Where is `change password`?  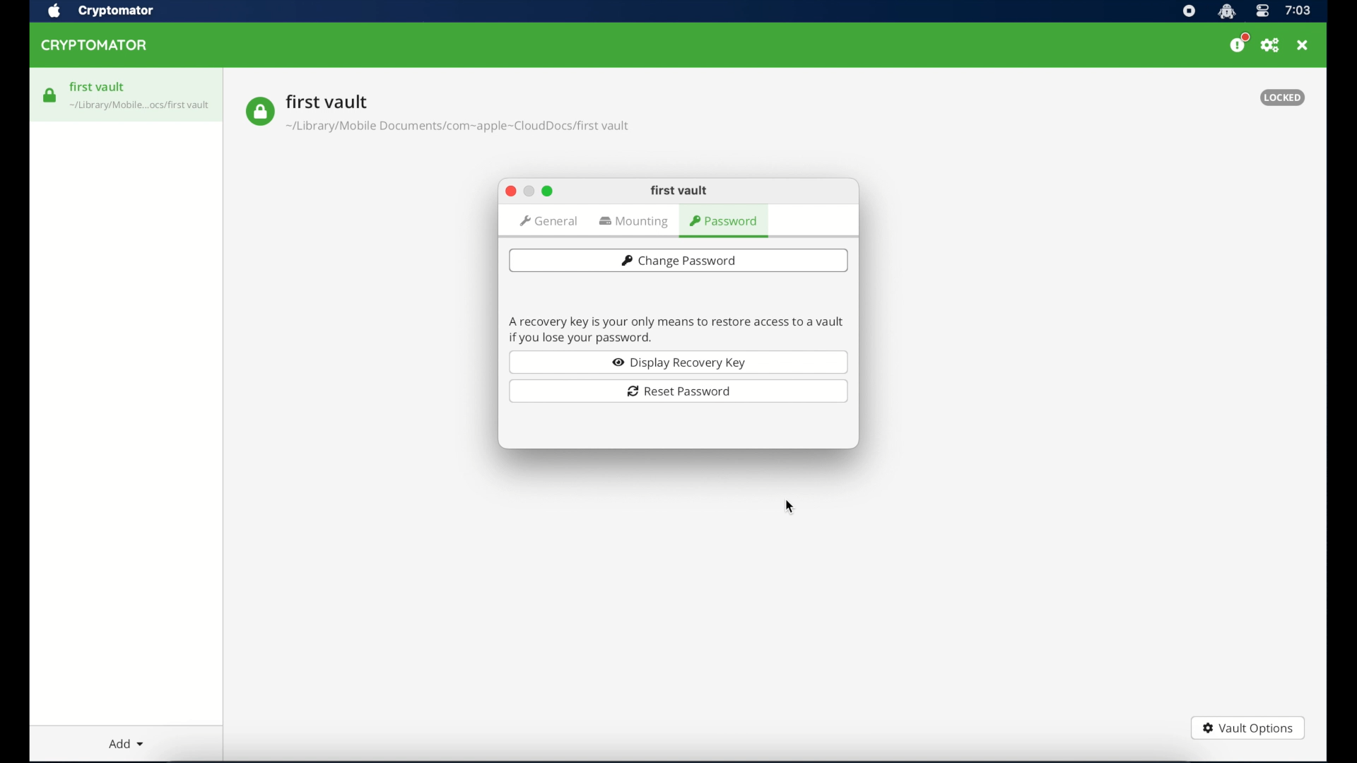 change password is located at coordinates (678, 260).